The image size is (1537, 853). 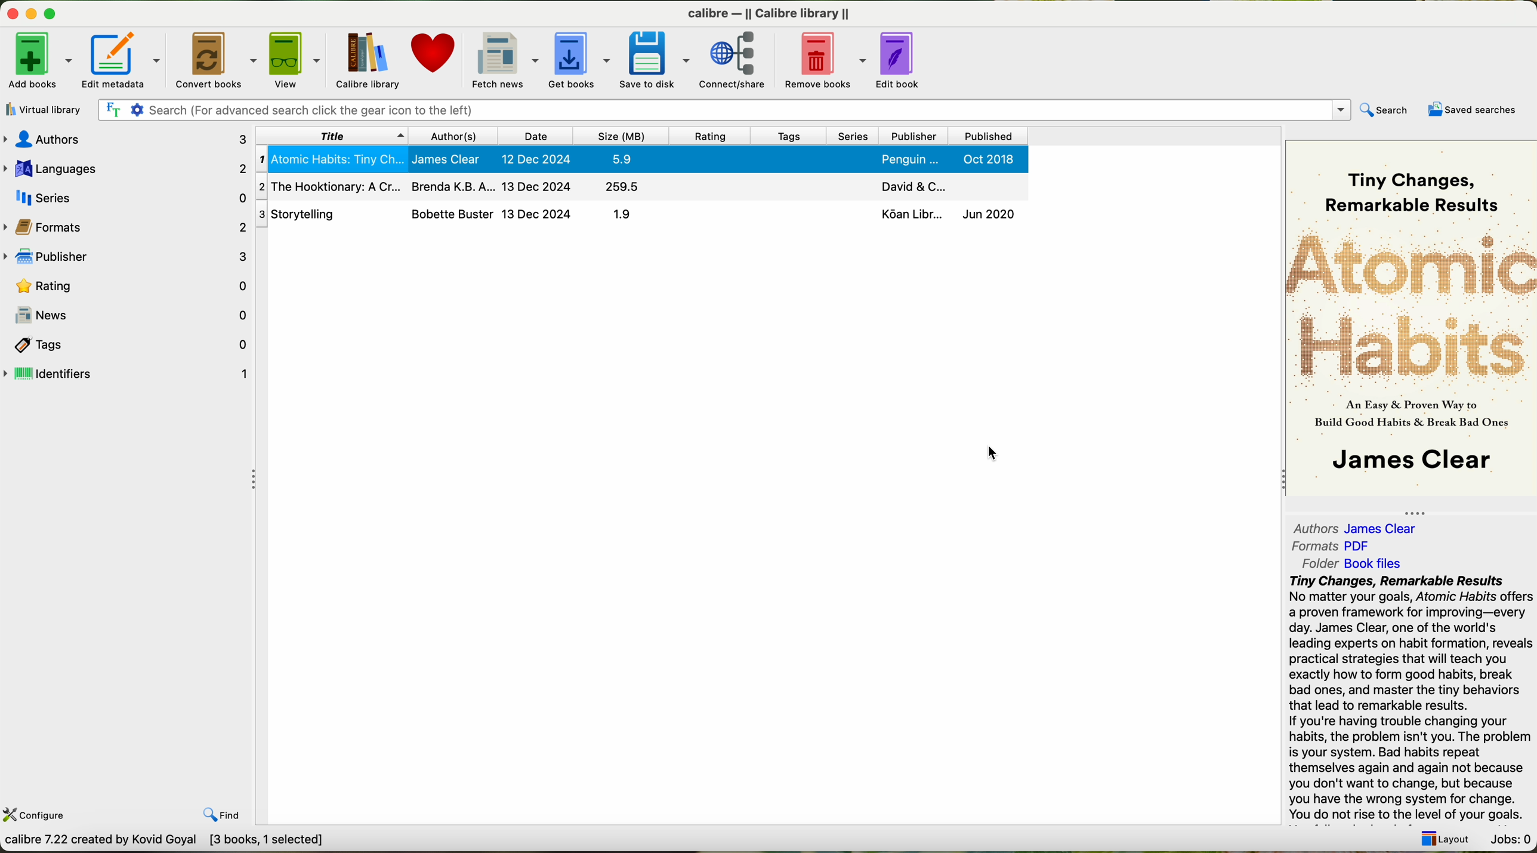 What do you see at coordinates (916, 134) in the screenshot?
I see `` at bounding box center [916, 134].